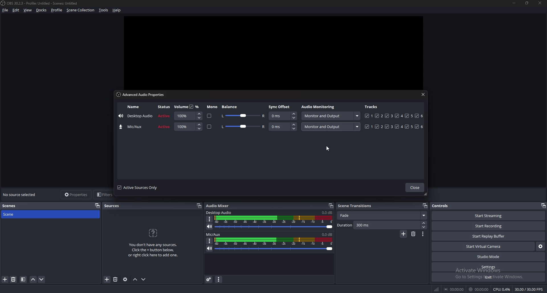 The image size is (547, 293). Describe the element at coordinates (4, 3) in the screenshot. I see `obs logo` at that location.